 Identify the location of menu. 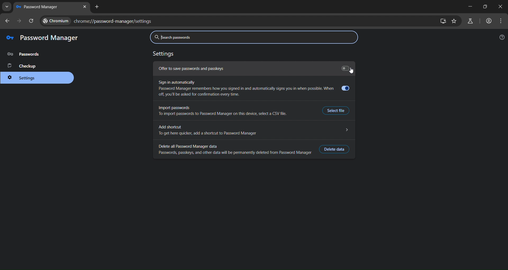
(502, 21).